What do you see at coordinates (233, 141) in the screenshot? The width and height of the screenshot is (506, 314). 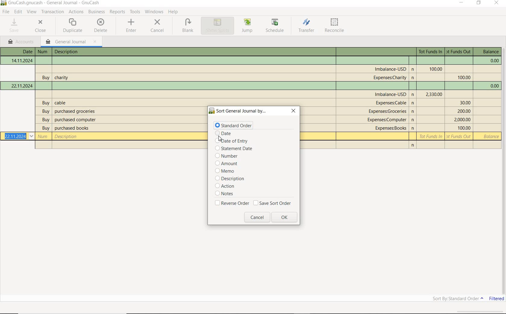 I see `date of entry` at bounding box center [233, 141].